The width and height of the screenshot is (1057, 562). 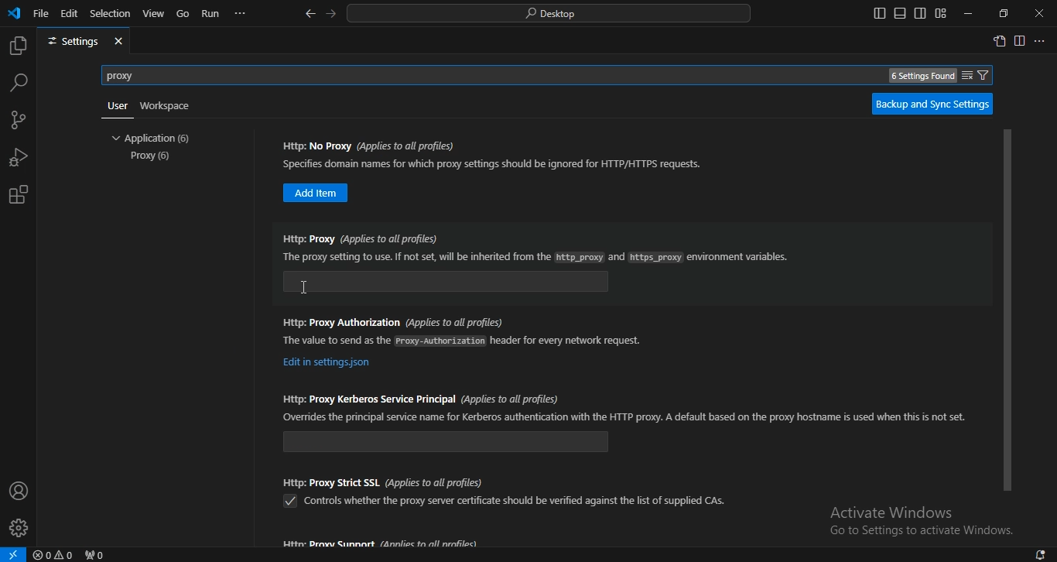 What do you see at coordinates (211, 14) in the screenshot?
I see `run` at bounding box center [211, 14].